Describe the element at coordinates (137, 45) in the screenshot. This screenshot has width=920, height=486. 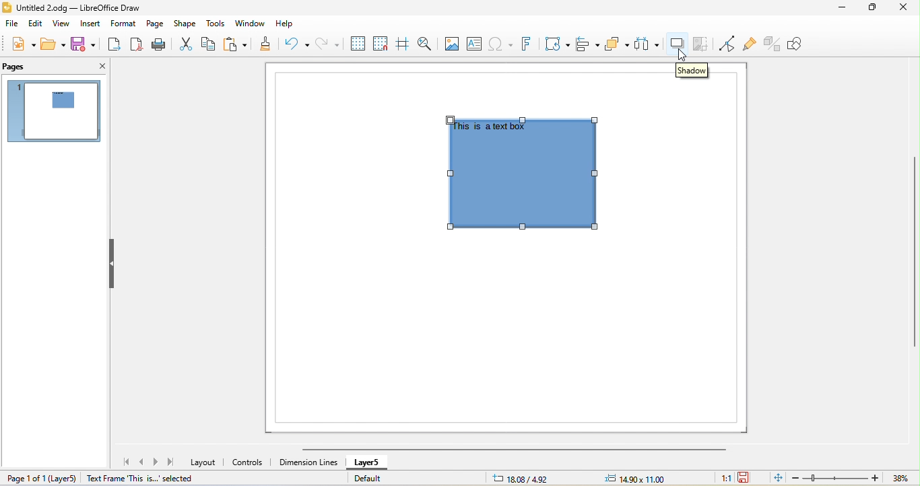
I see `export directly as pdf` at that location.